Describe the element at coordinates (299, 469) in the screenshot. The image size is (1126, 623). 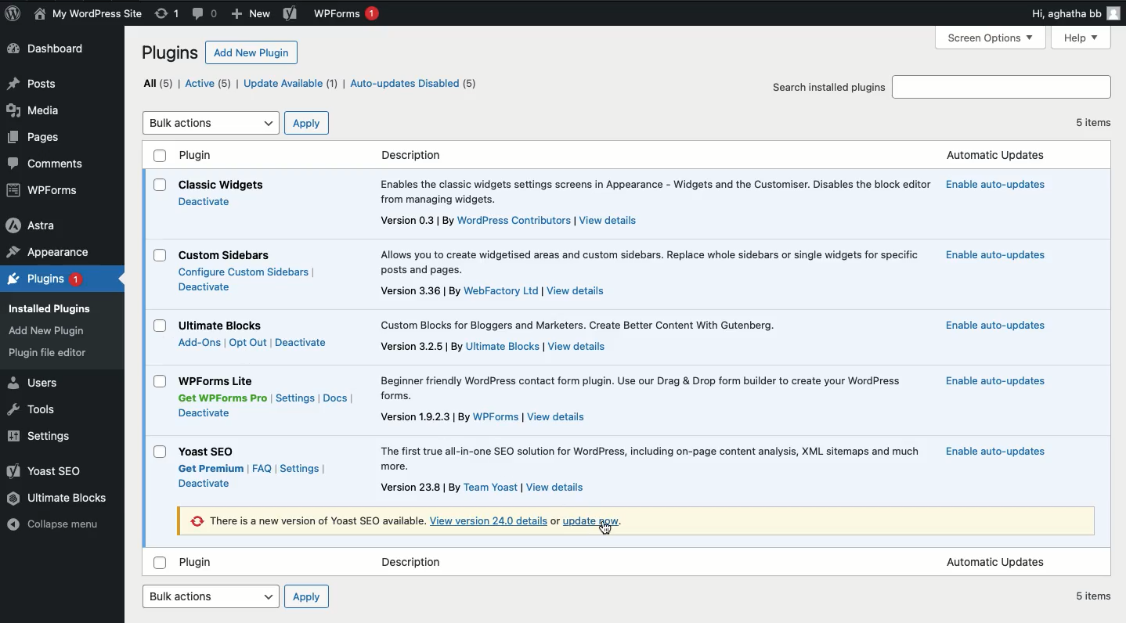
I see `Settings` at that location.